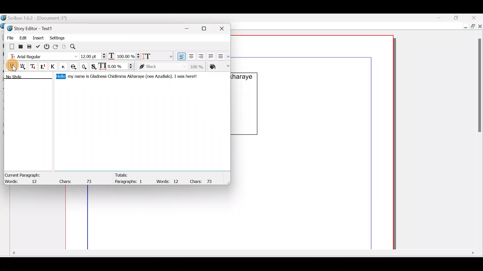  Describe the element at coordinates (65, 66) in the screenshot. I see `` at that location.